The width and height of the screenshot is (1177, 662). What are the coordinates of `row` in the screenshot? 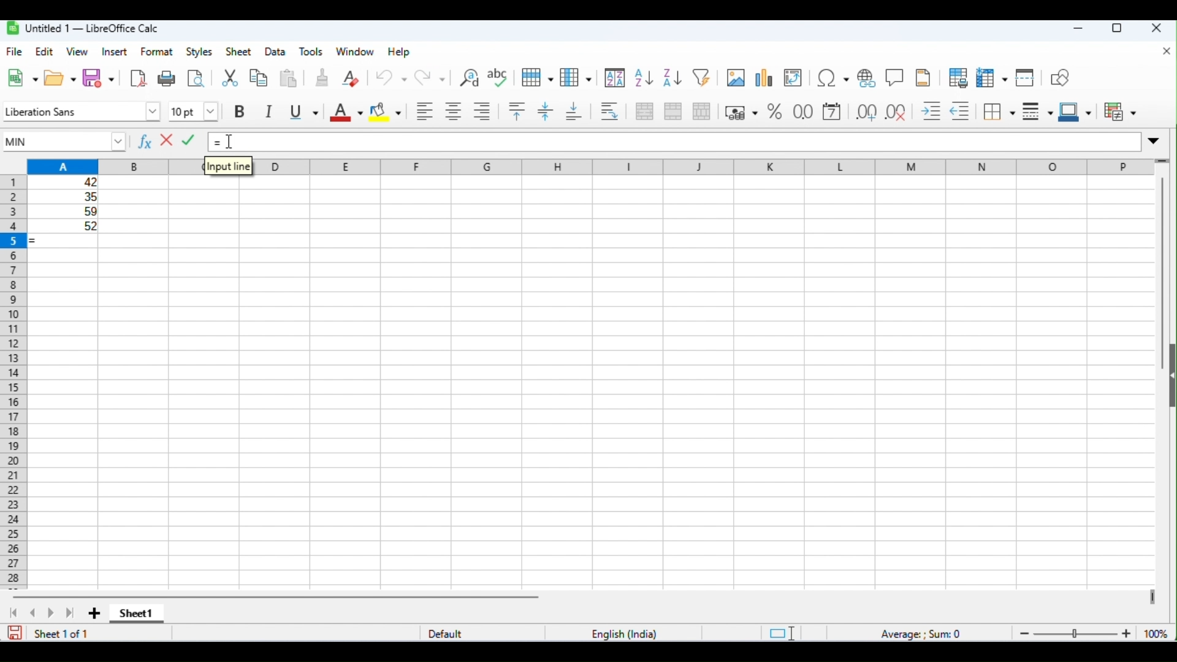 It's located at (537, 77).